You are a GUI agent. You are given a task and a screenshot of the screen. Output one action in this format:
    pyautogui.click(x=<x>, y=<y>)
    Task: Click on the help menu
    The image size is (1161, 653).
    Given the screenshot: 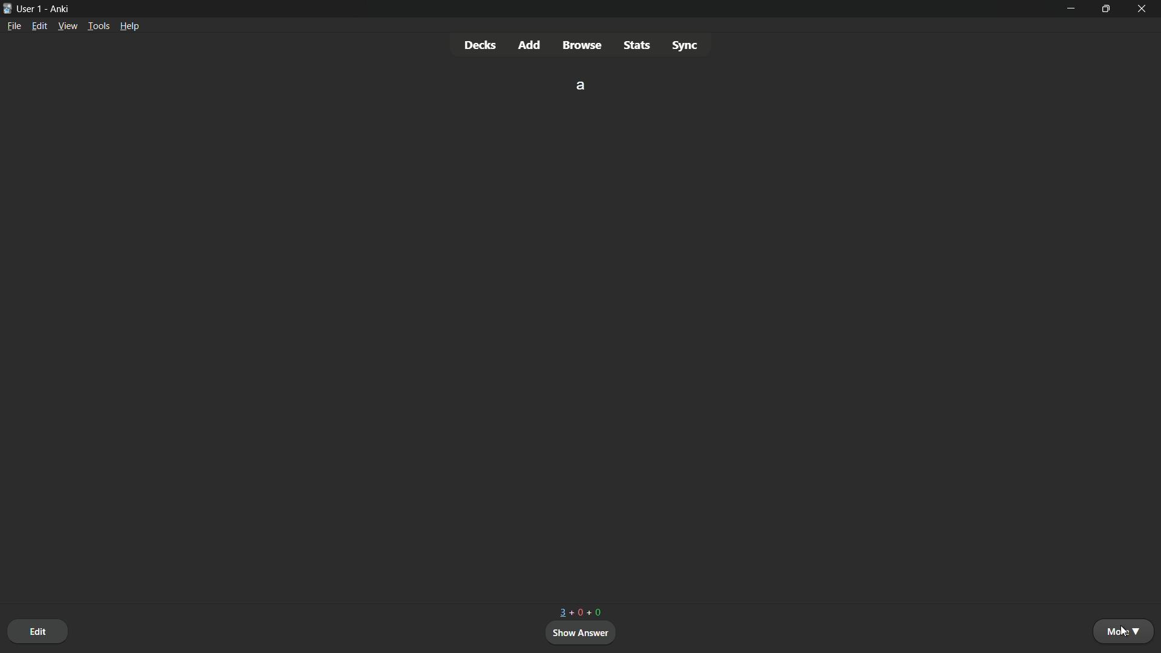 What is the action you would take?
    pyautogui.click(x=131, y=25)
    